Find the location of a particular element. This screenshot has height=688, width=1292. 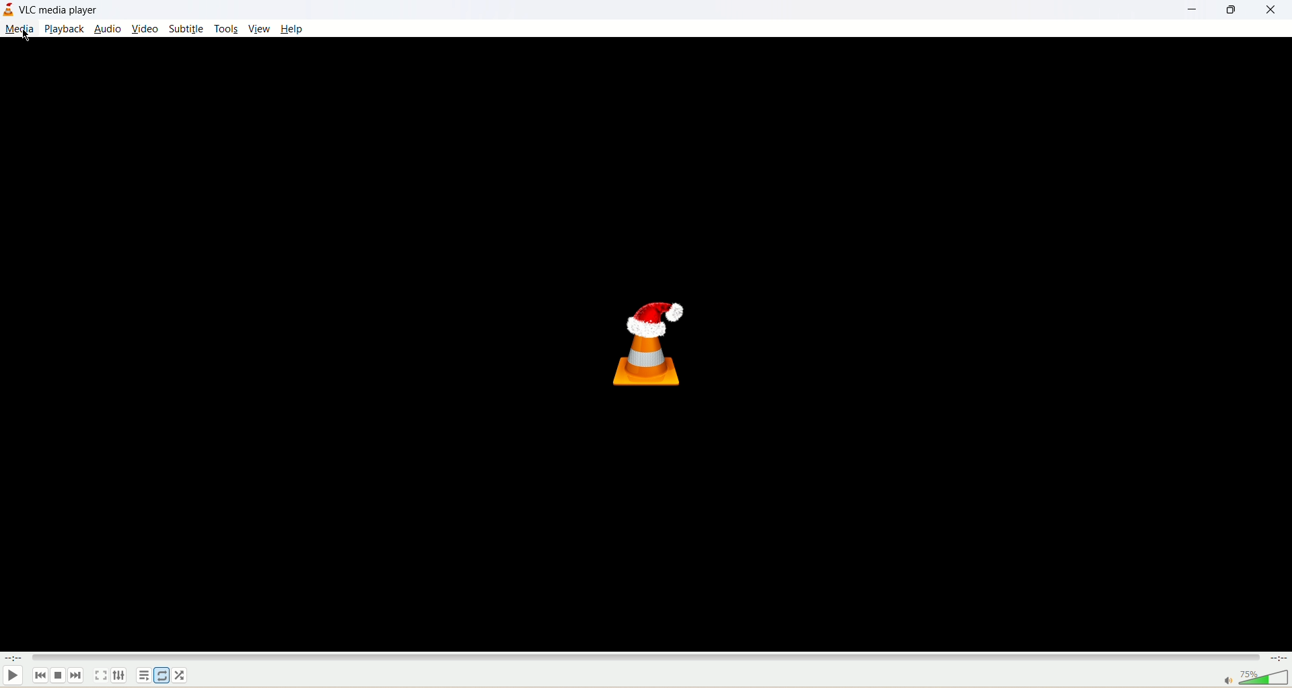

view is located at coordinates (259, 27).